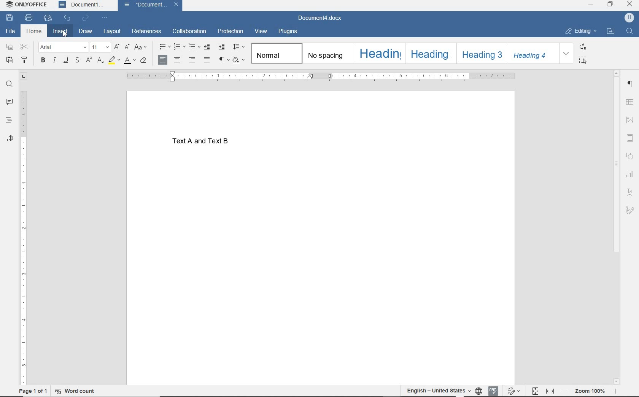 This screenshot has width=639, height=397. Describe the element at coordinates (583, 60) in the screenshot. I see `SELECT ALL` at that location.